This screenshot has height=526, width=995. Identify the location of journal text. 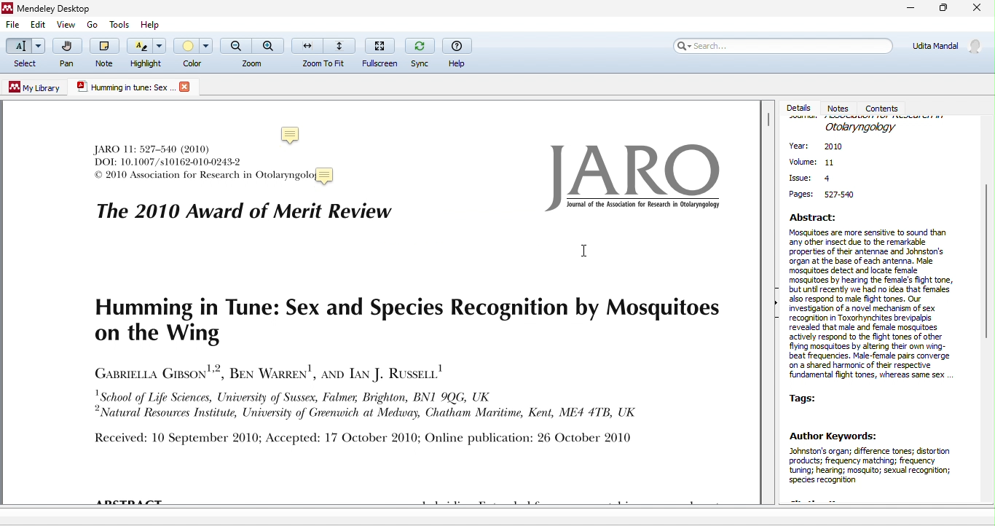
(393, 371).